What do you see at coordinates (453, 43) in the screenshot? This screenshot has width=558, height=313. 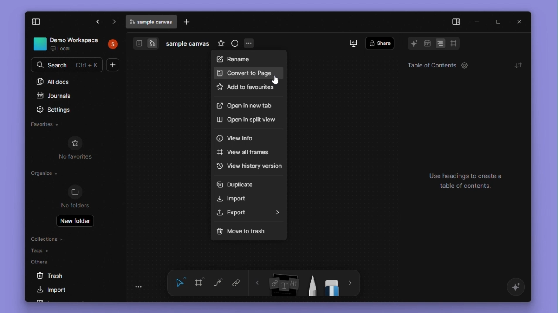 I see `Frames` at bounding box center [453, 43].